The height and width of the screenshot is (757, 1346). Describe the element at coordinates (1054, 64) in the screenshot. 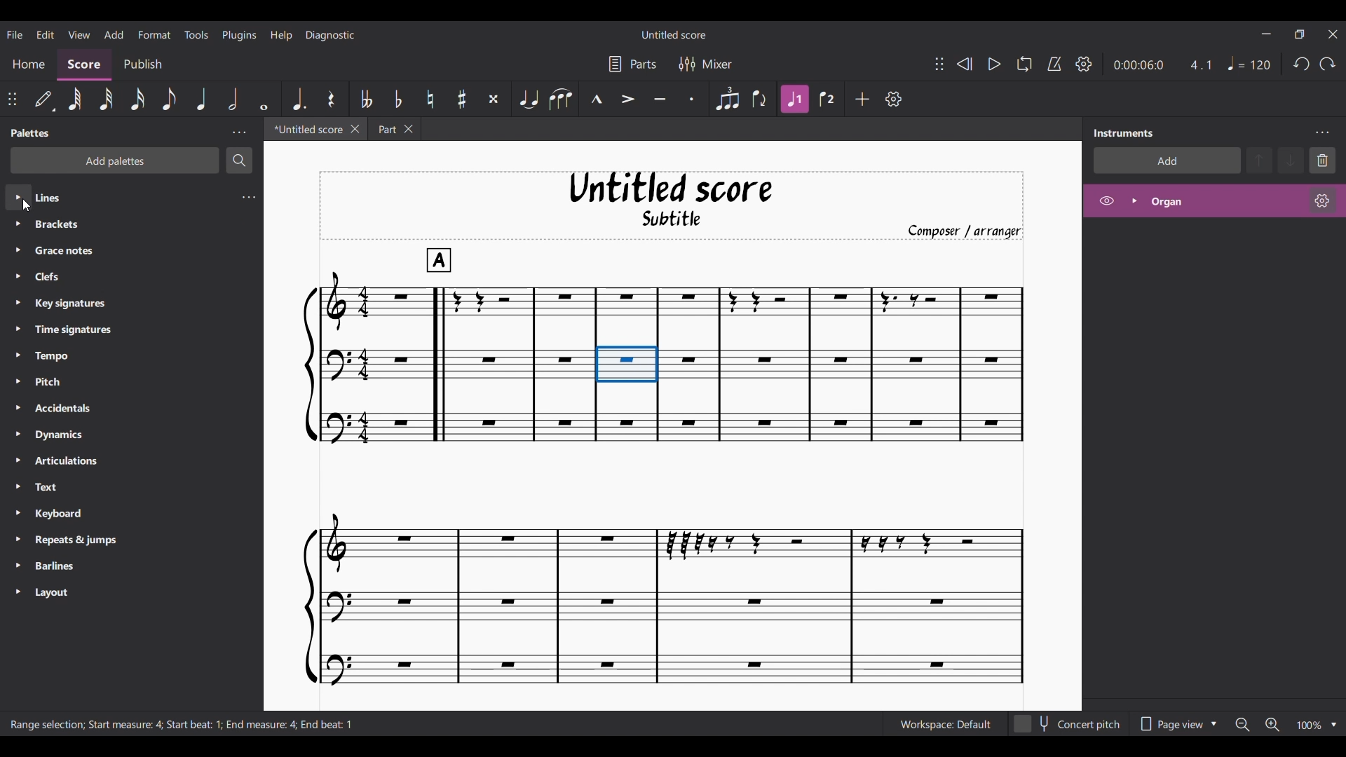

I see `Metronome` at that location.